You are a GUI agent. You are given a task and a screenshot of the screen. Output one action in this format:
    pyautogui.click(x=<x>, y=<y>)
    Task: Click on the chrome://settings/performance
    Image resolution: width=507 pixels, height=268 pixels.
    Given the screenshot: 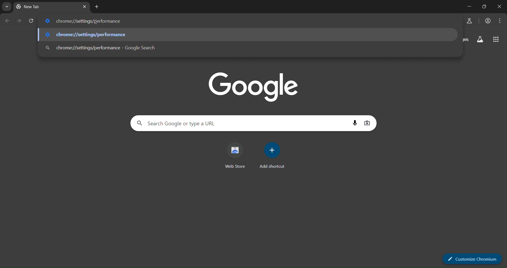 What is the action you would take?
    pyautogui.click(x=248, y=21)
    